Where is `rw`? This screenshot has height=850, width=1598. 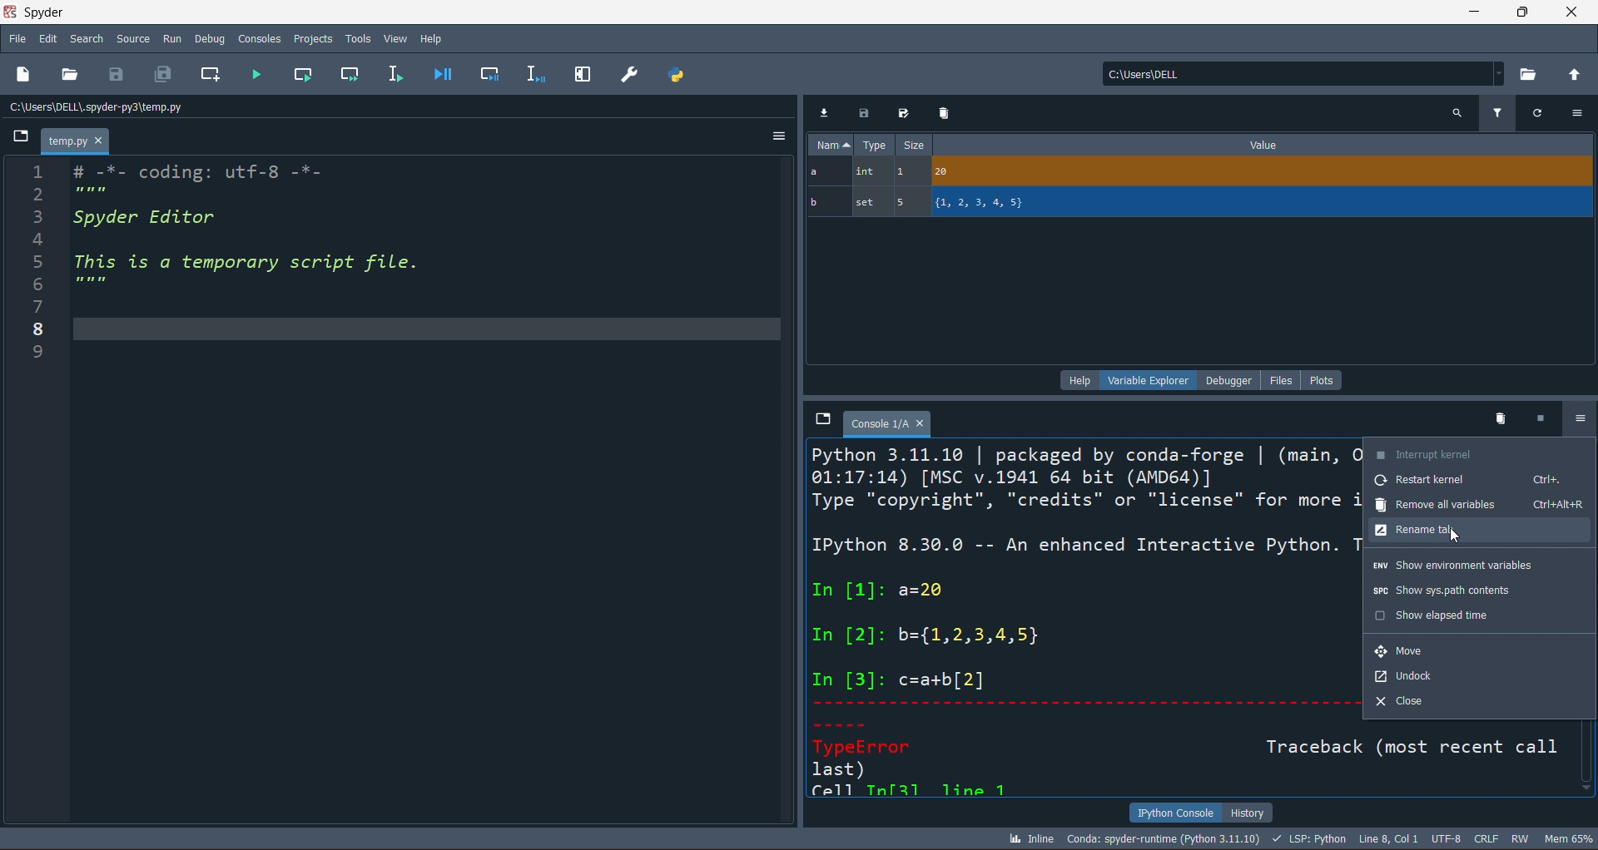 rw is located at coordinates (1519, 838).